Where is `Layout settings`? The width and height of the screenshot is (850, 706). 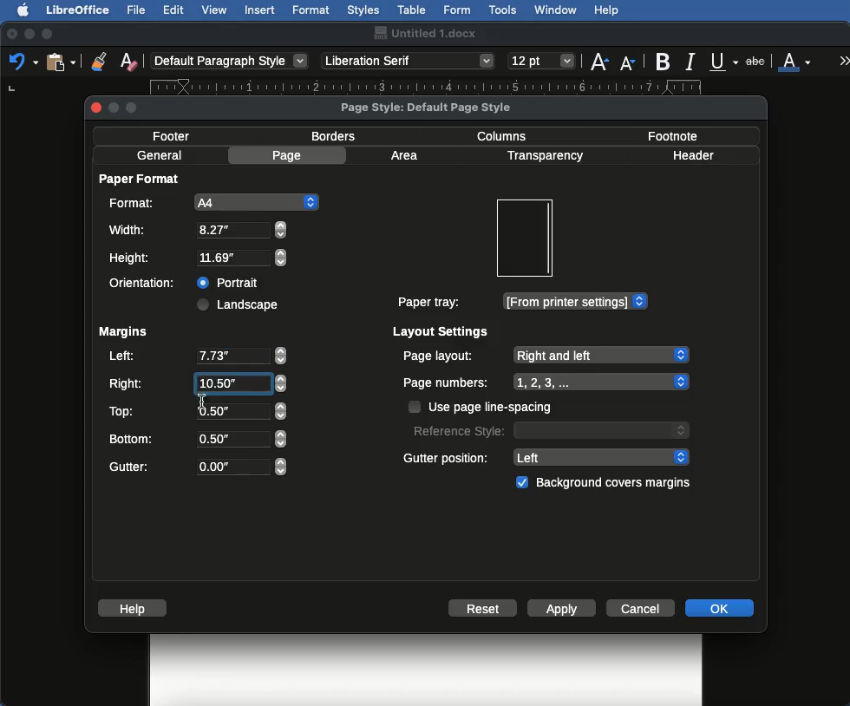 Layout settings is located at coordinates (441, 331).